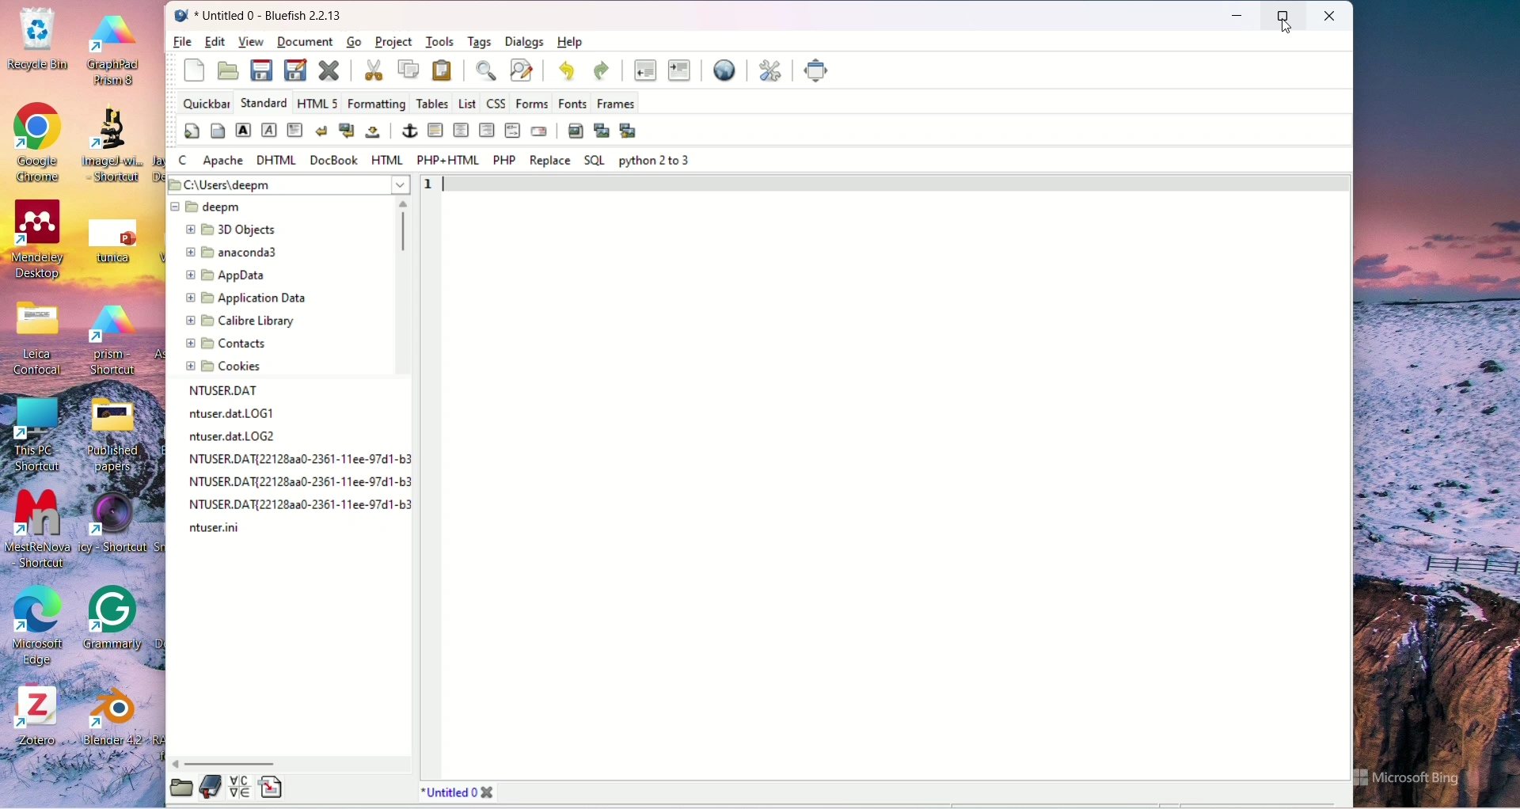 The width and height of the screenshot is (1520, 809). What do you see at coordinates (239, 787) in the screenshot?
I see `insert special character` at bounding box center [239, 787].